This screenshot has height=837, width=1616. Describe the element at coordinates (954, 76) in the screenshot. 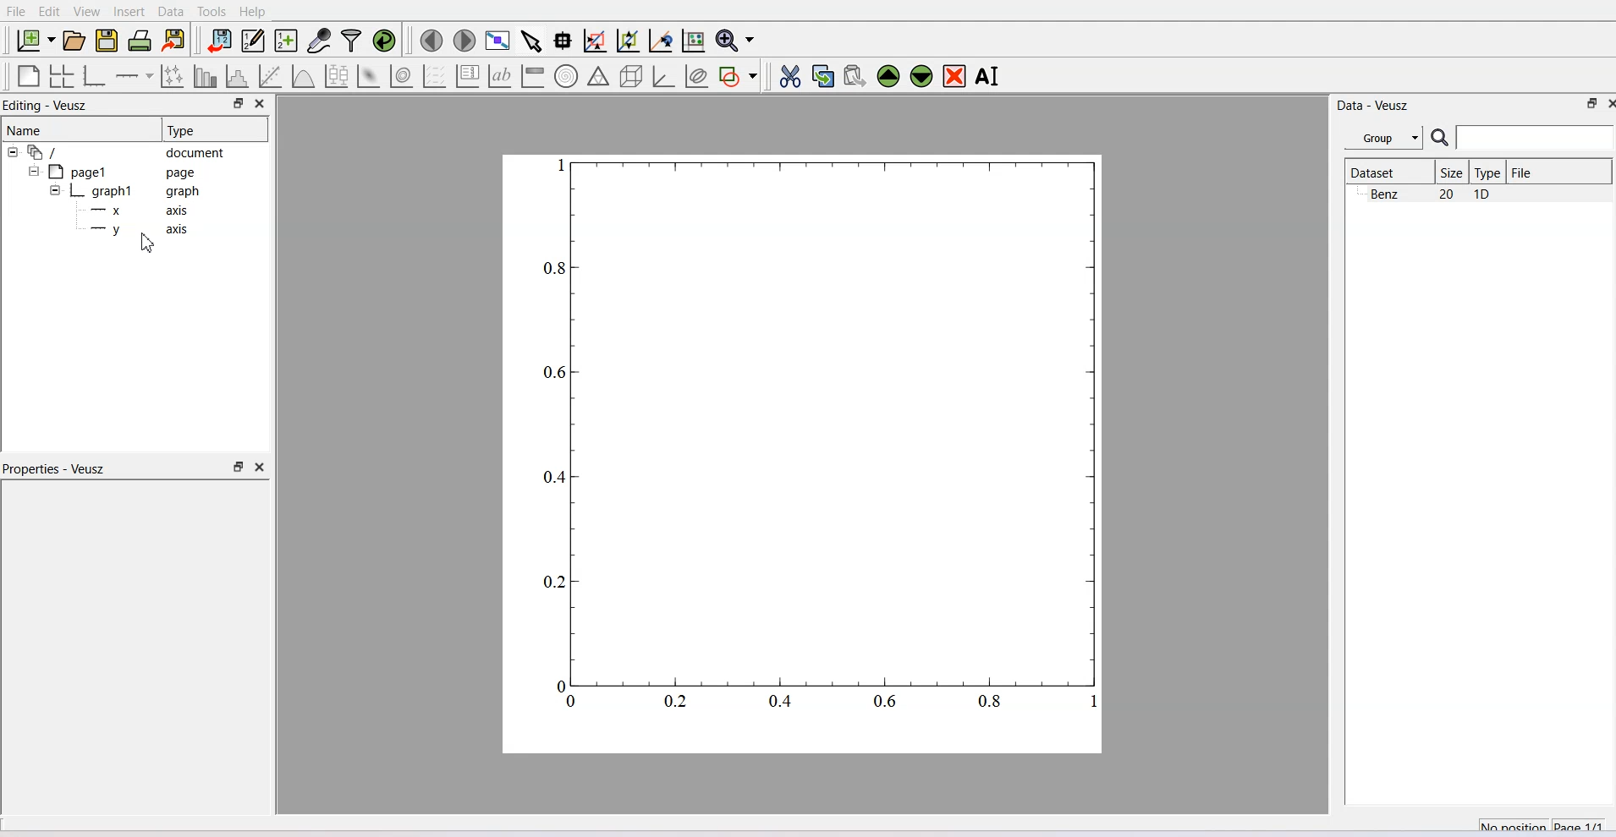

I see `Remove the selected widget` at that location.